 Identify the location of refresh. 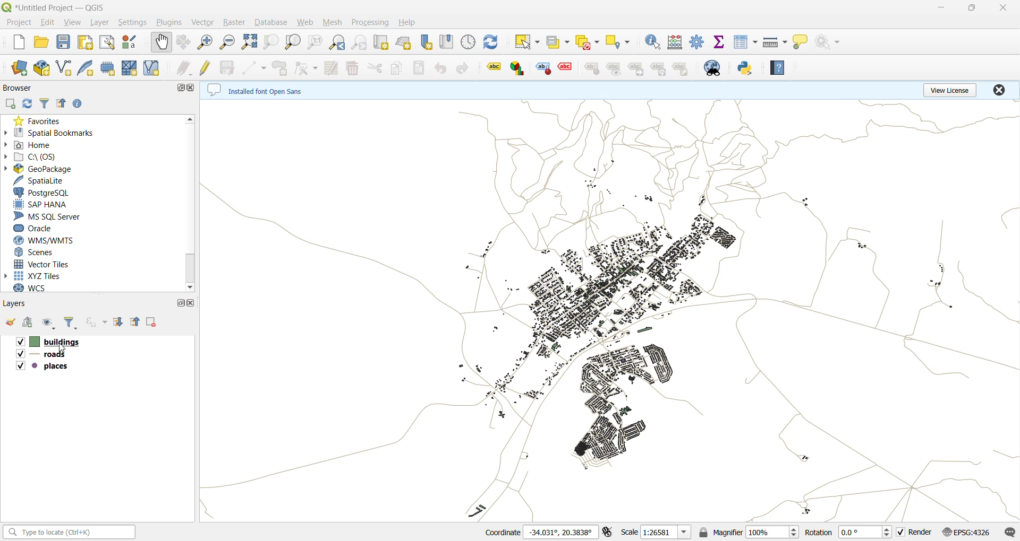
(496, 42).